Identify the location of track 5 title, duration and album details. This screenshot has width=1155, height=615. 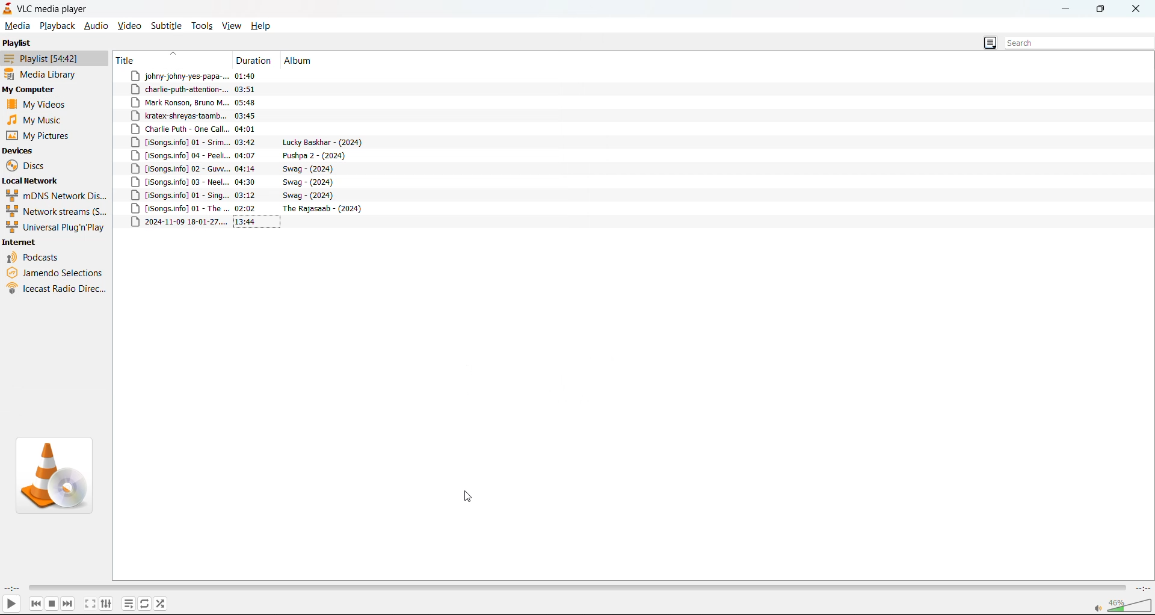
(221, 129).